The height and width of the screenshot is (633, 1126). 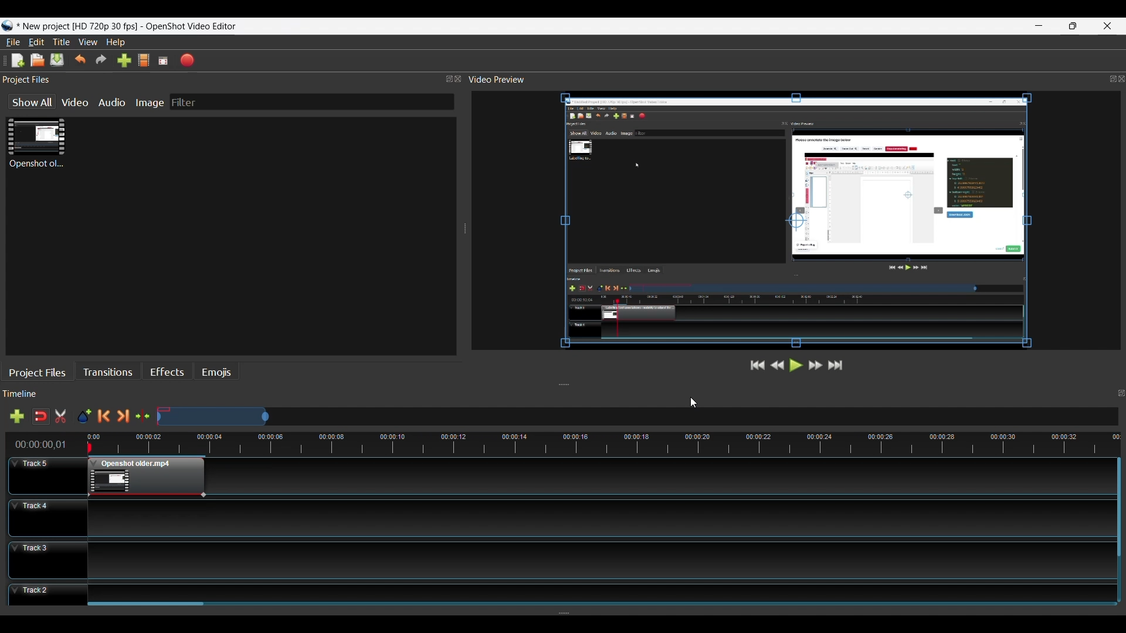 What do you see at coordinates (598, 559) in the screenshot?
I see `Track Panel` at bounding box center [598, 559].